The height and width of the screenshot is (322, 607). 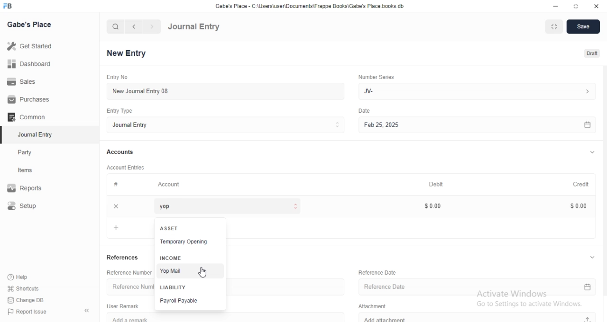 What do you see at coordinates (223, 91) in the screenshot?
I see `New Journal Entry 08` at bounding box center [223, 91].